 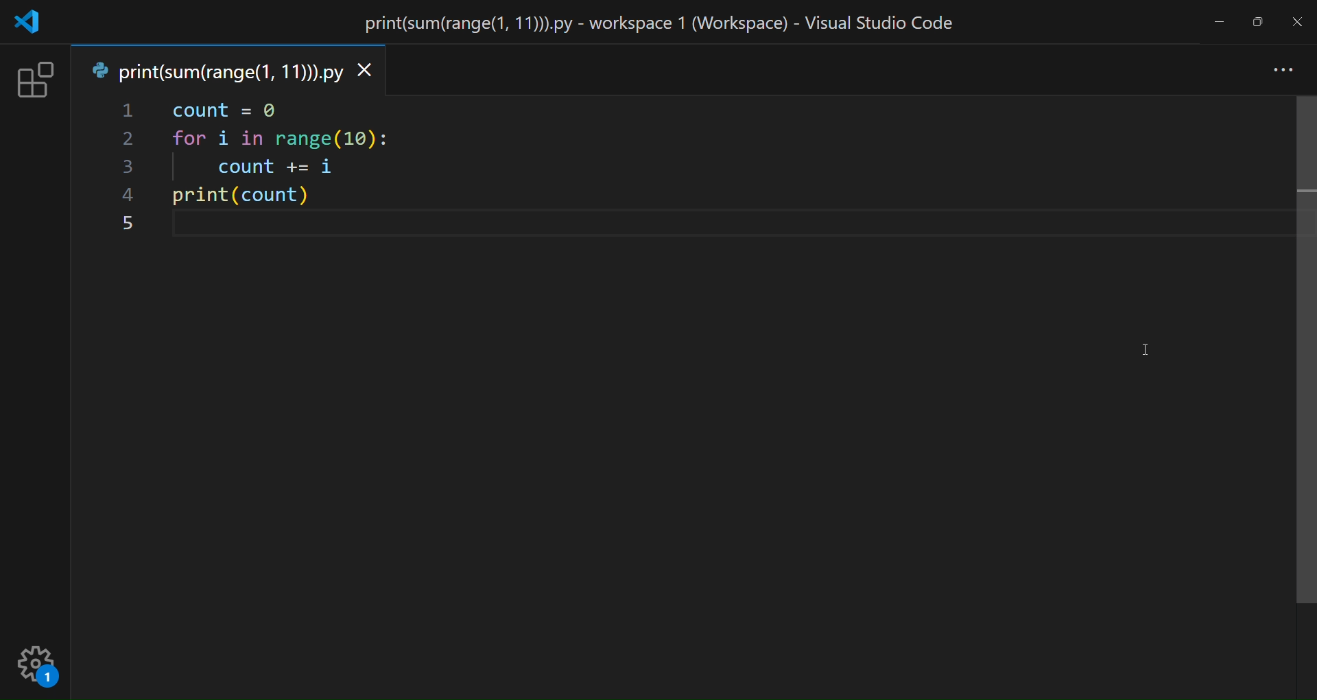 I want to click on code, so click(x=320, y=174).